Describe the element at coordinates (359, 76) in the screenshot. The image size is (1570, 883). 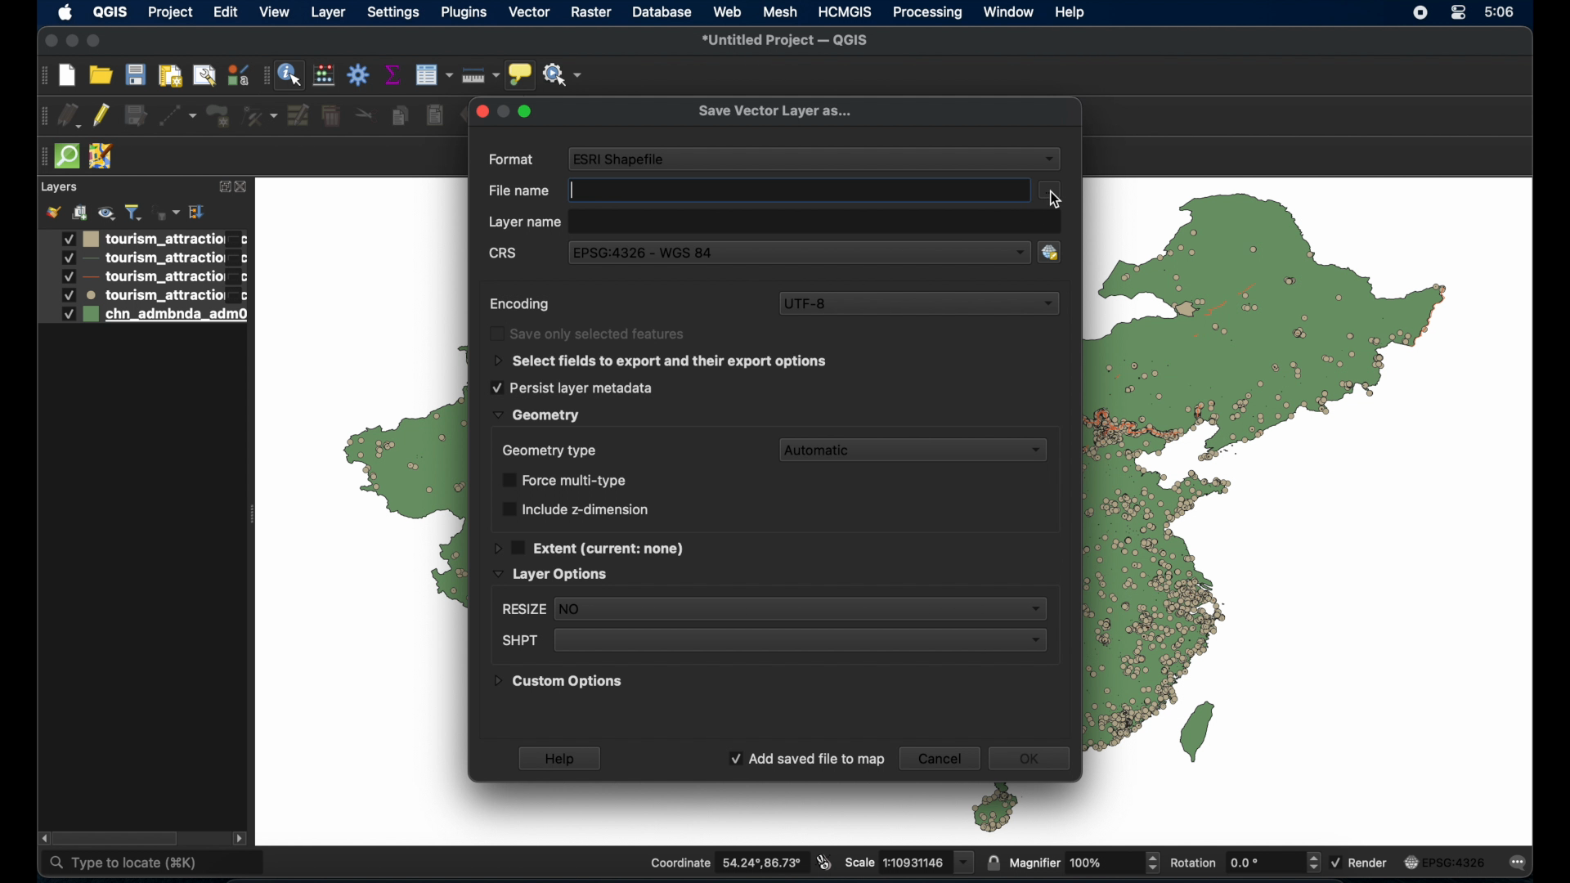
I see `toolbox` at that location.